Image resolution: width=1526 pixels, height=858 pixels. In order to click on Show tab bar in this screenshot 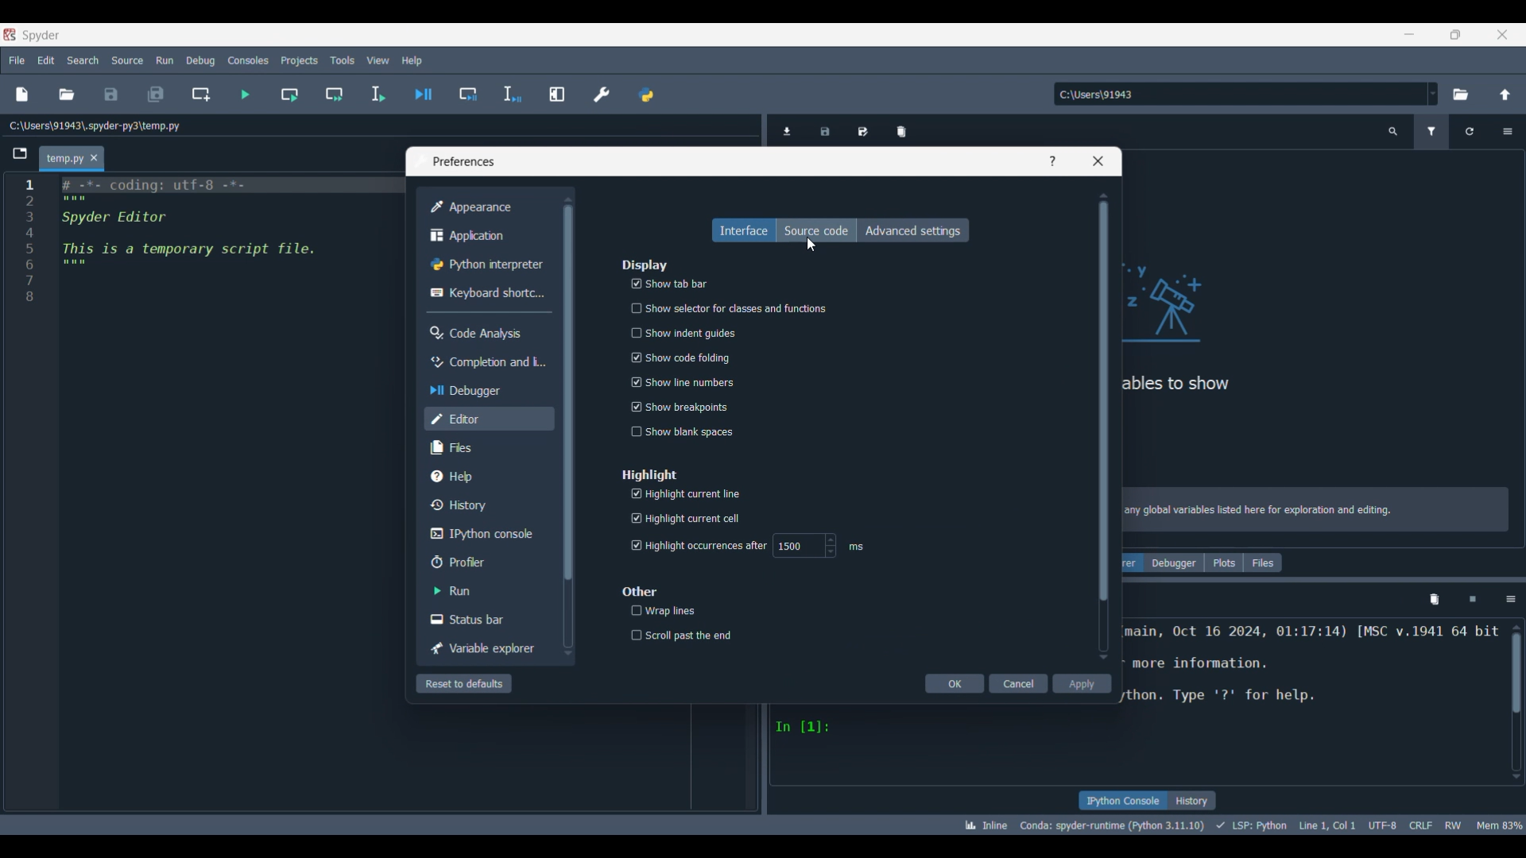, I will do `click(668, 284)`.